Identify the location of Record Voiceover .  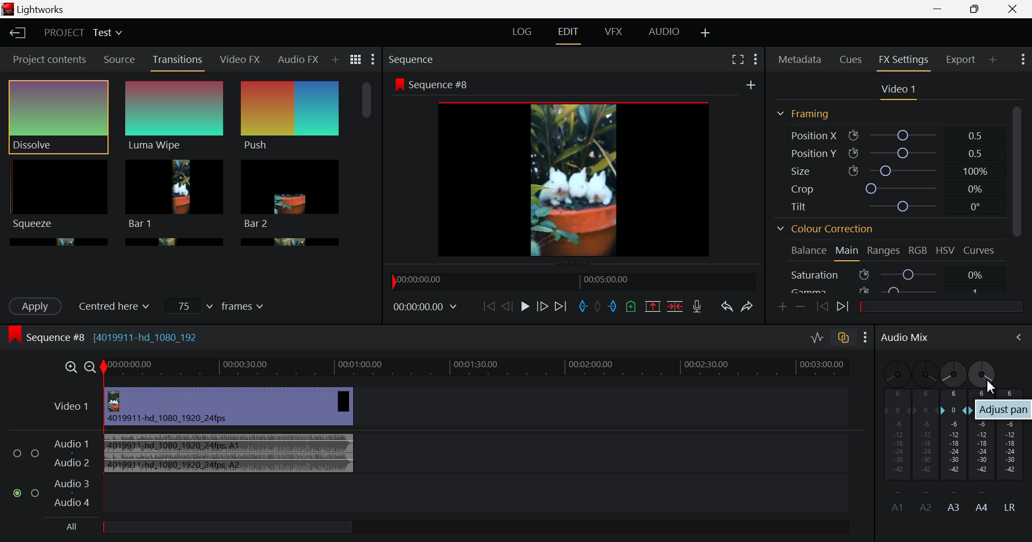
(697, 306).